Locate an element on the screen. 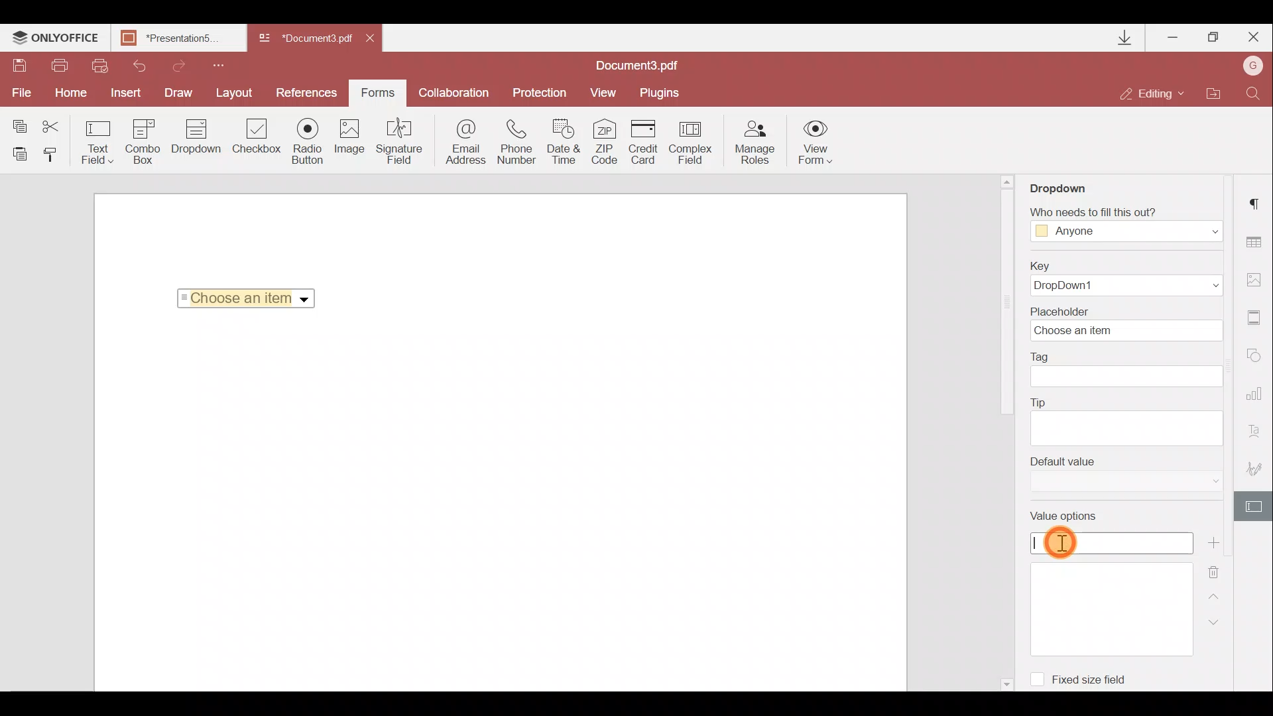  Protection is located at coordinates (538, 91).